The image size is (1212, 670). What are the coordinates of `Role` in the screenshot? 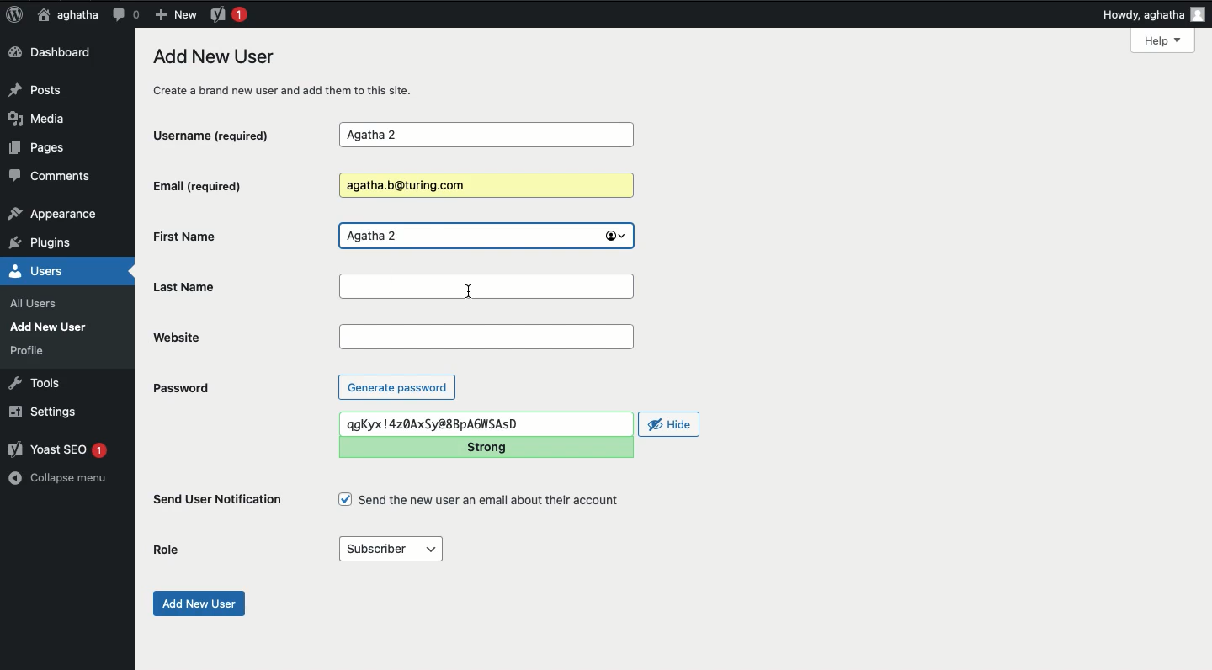 It's located at (167, 550).